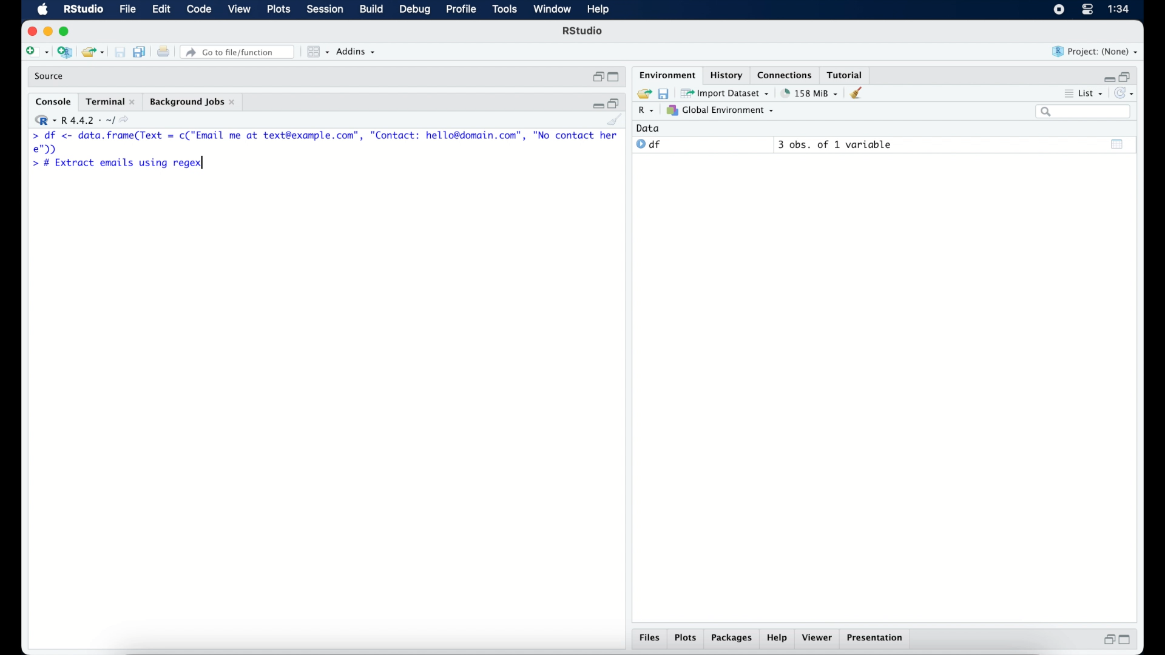  I want to click on R, so click(645, 111).